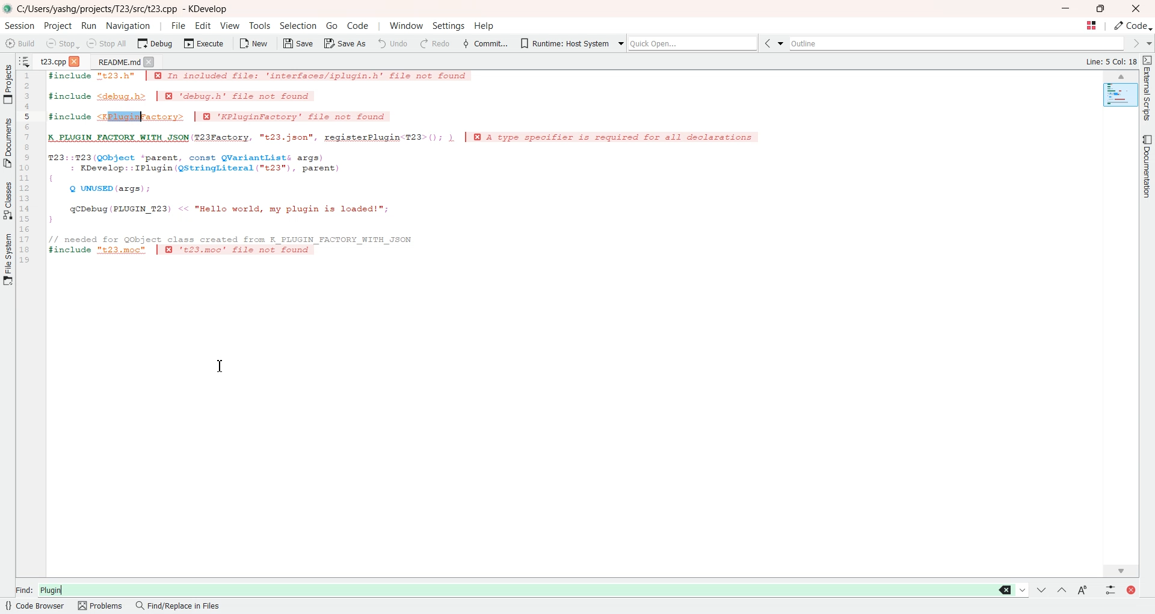  I want to click on Scroll up, so click(1121, 76).